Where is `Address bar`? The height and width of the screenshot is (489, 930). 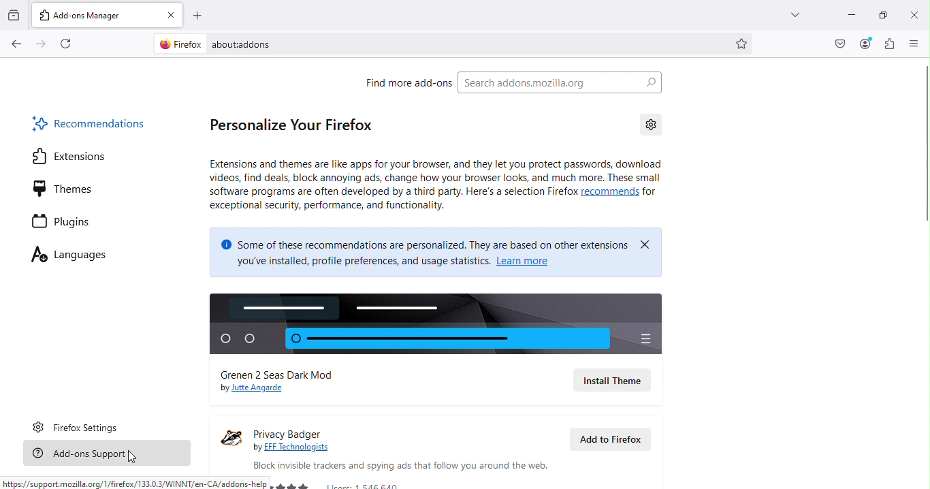
Address bar is located at coordinates (472, 44).